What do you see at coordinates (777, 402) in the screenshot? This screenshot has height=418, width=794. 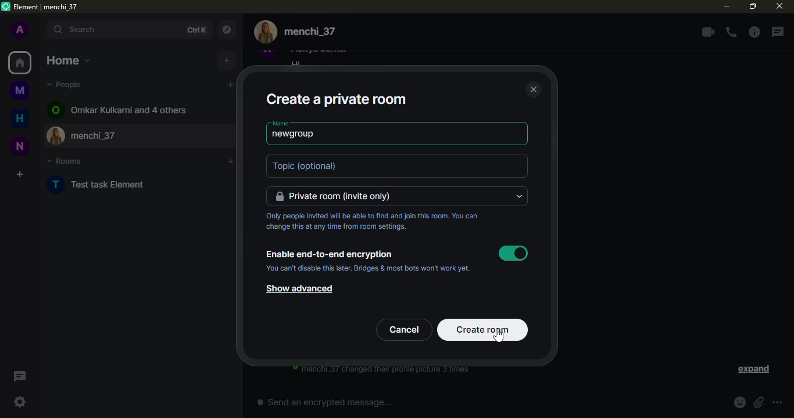 I see `more settings` at bounding box center [777, 402].